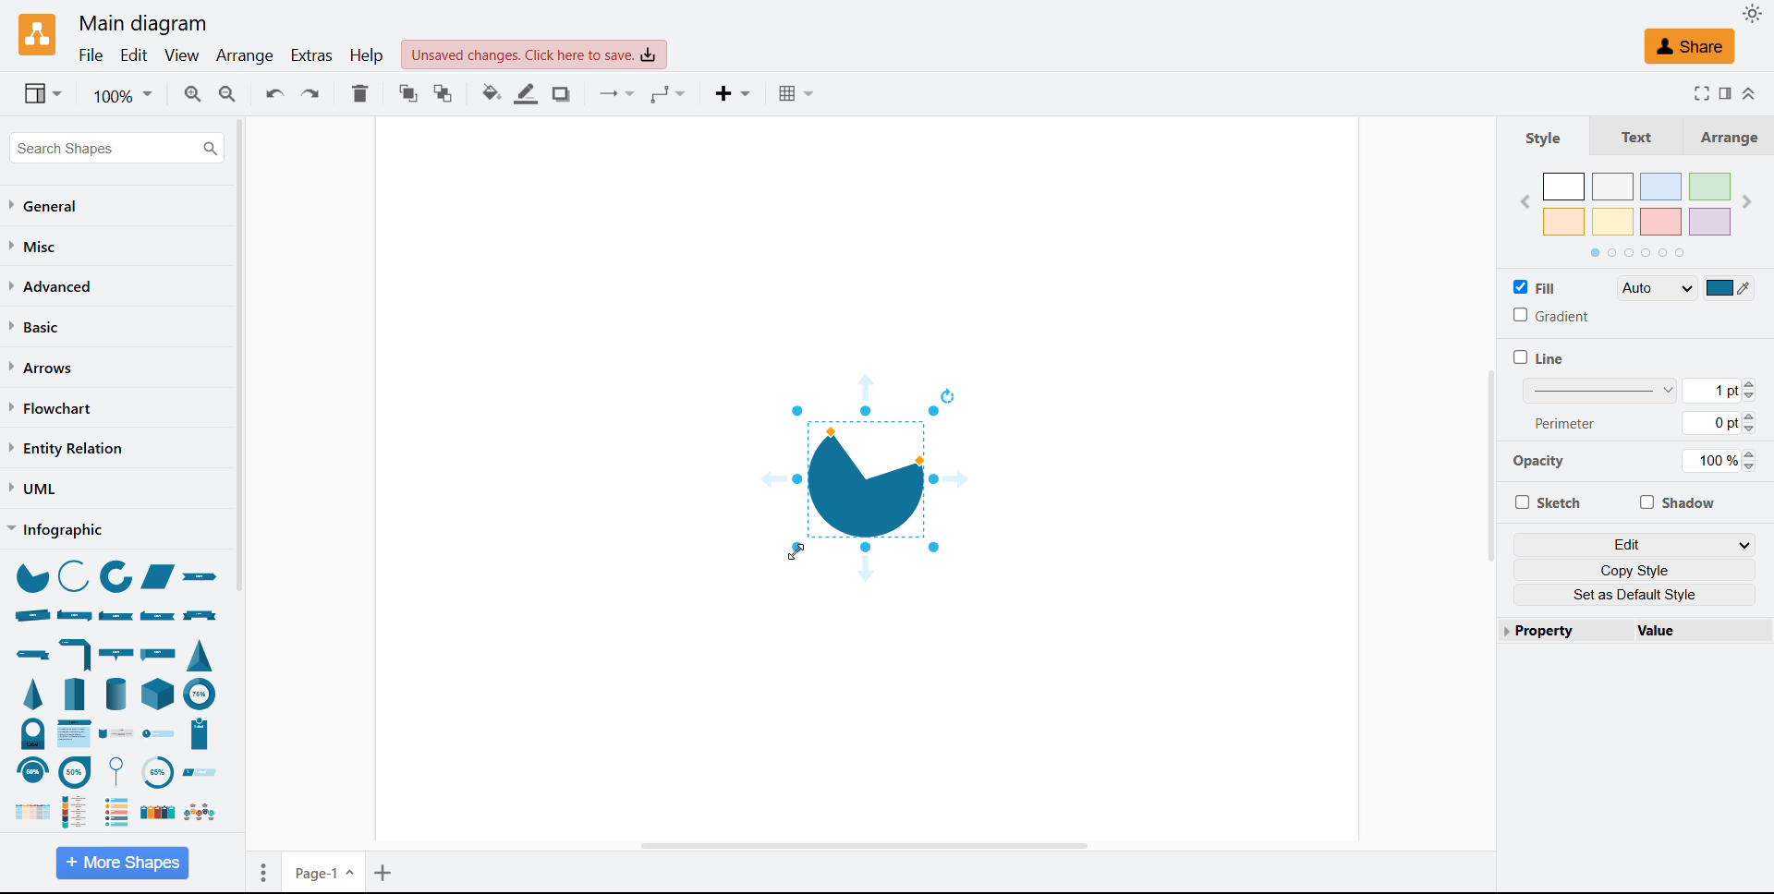 The height and width of the screenshot is (894, 1774). What do you see at coordinates (1536, 286) in the screenshot?
I see `fill ` at bounding box center [1536, 286].